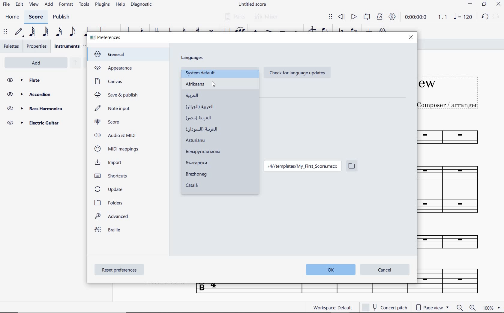 This screenshot has width=504, height=313. Describe the element at coordinates (113, 55) in the screenshot. I see `general` at that location.